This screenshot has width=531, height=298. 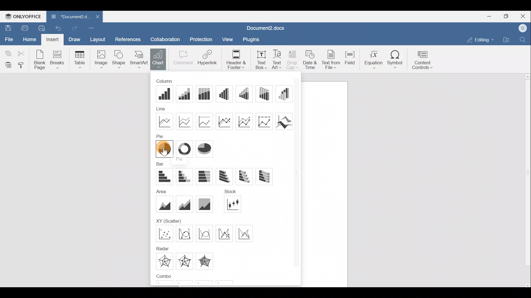 What do you see at coordinates (524, 16) in the screenshot?
I see `Close` at bounding box center [524, 16].